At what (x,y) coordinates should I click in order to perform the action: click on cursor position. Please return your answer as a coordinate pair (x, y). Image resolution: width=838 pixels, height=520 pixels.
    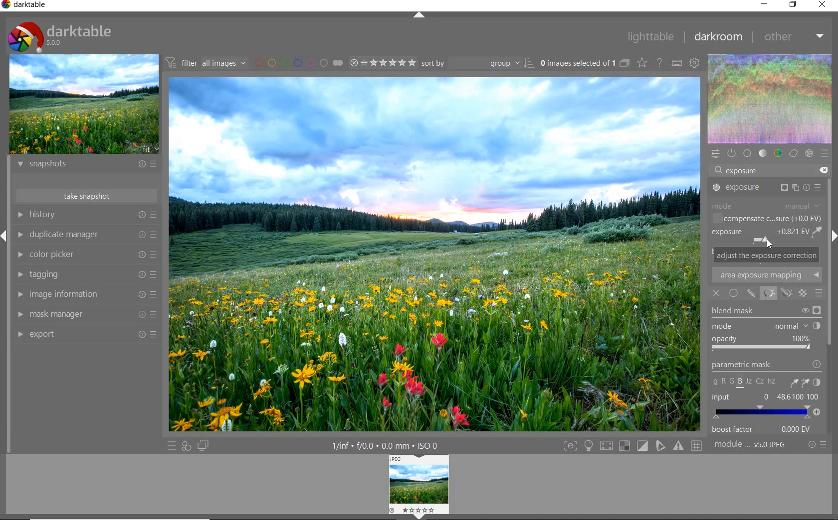
    Looking at the image, I should click on (769, 246).